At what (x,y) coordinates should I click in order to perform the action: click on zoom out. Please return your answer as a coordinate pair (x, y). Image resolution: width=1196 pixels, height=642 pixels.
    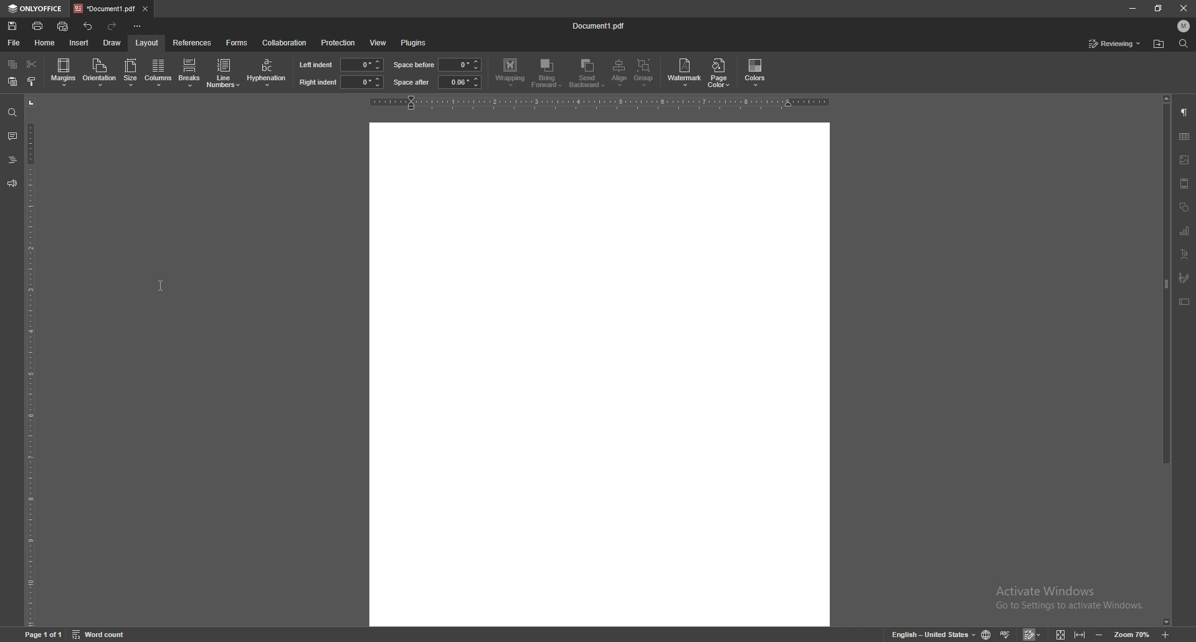
    Looking at the image, I should click on (1099, 635).